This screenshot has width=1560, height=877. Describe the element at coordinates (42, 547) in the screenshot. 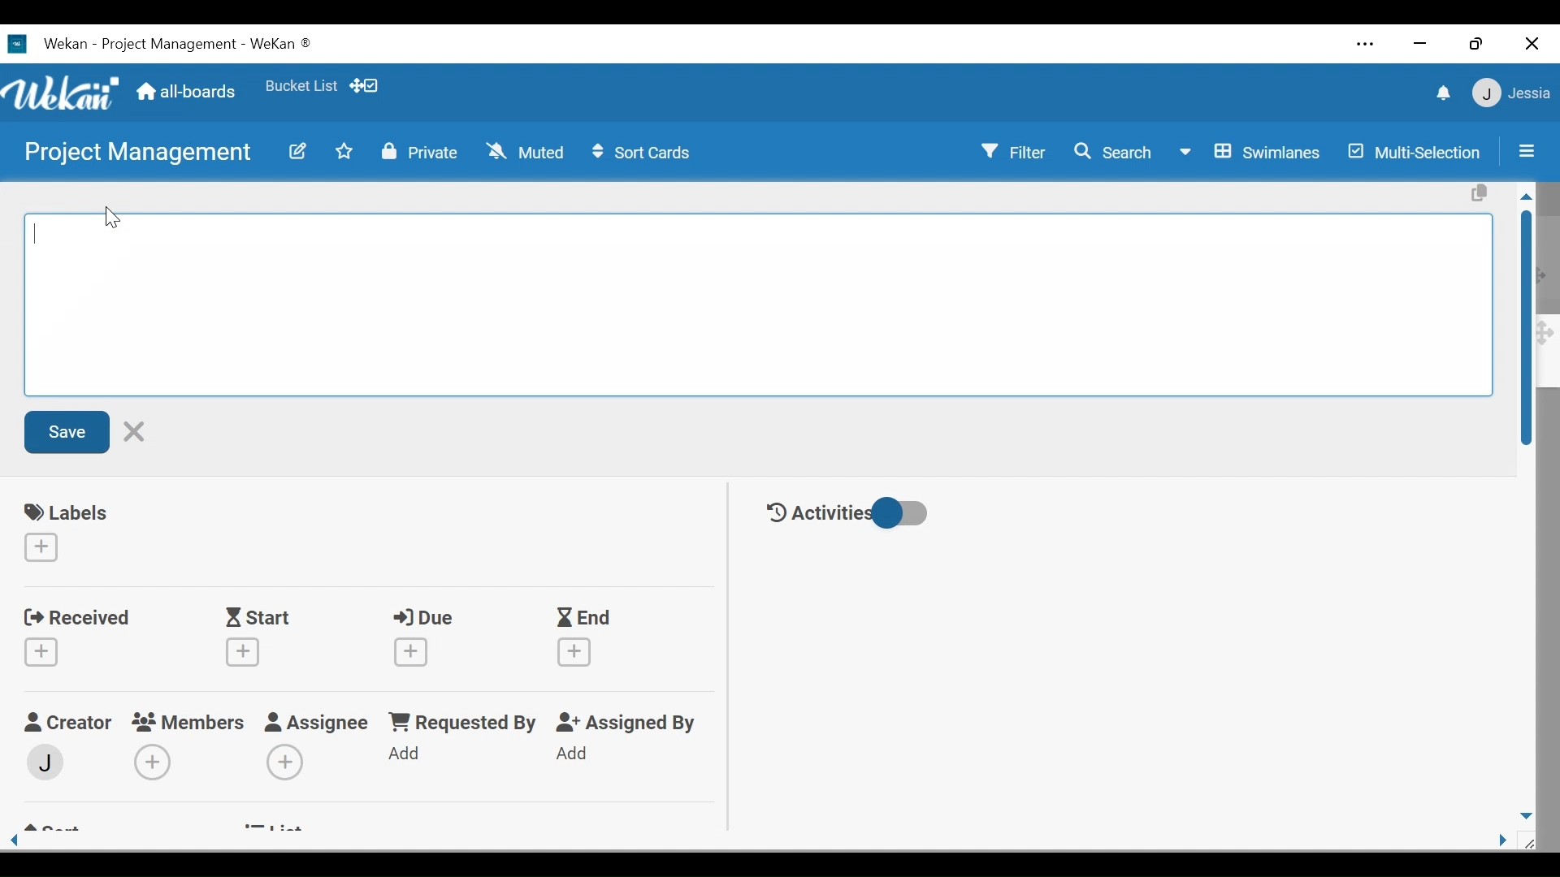

I see `Create labels` at that location.